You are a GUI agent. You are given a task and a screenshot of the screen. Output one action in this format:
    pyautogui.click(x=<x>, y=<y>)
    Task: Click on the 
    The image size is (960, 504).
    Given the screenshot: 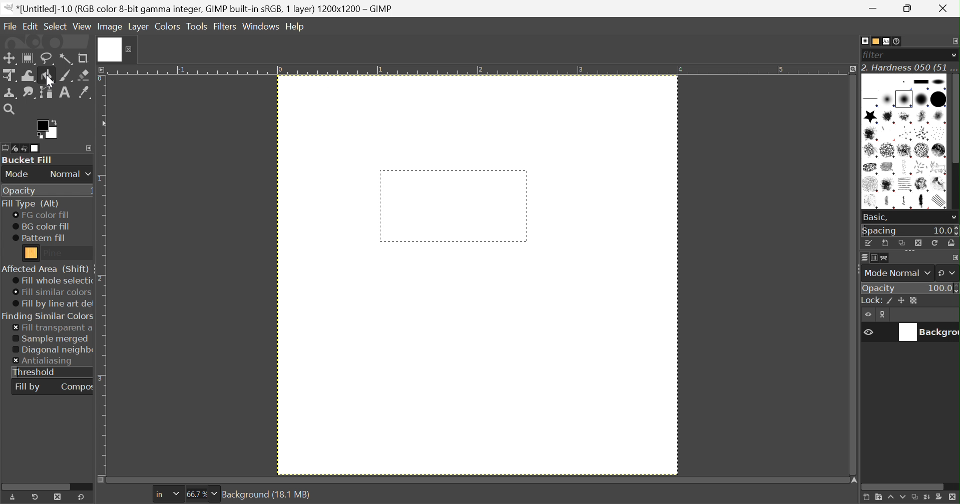 What is the action you would take?
    pyautogui.click(x=926, y=498)
    